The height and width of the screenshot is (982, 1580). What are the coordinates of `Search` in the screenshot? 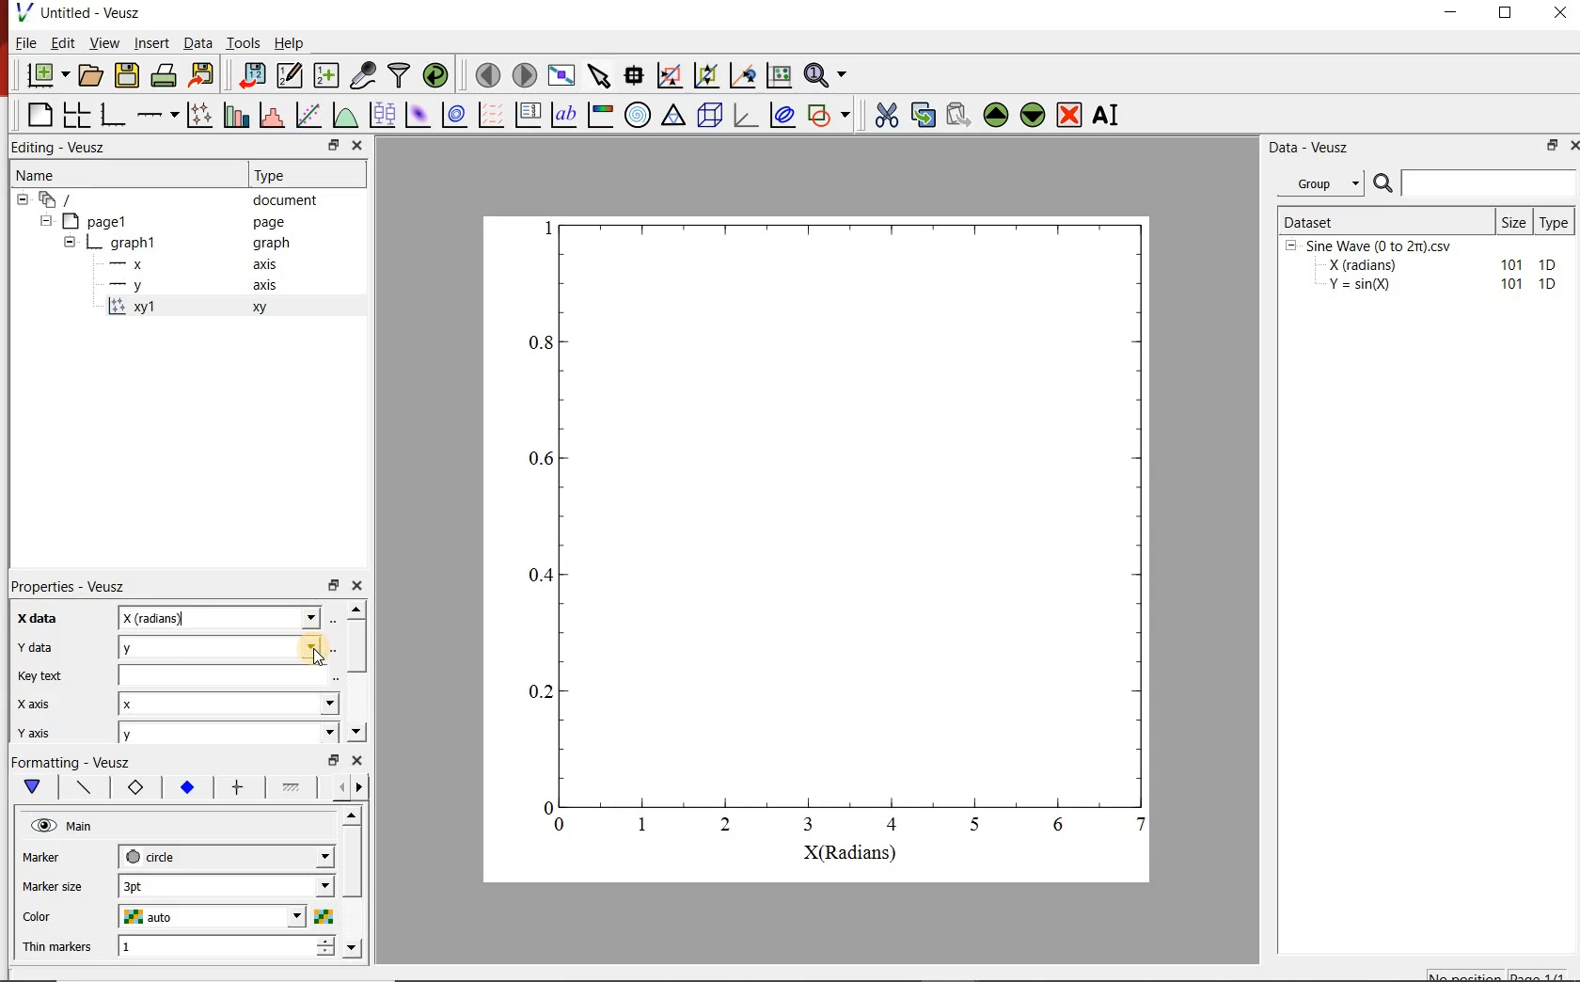 It's located at (1476, 183).